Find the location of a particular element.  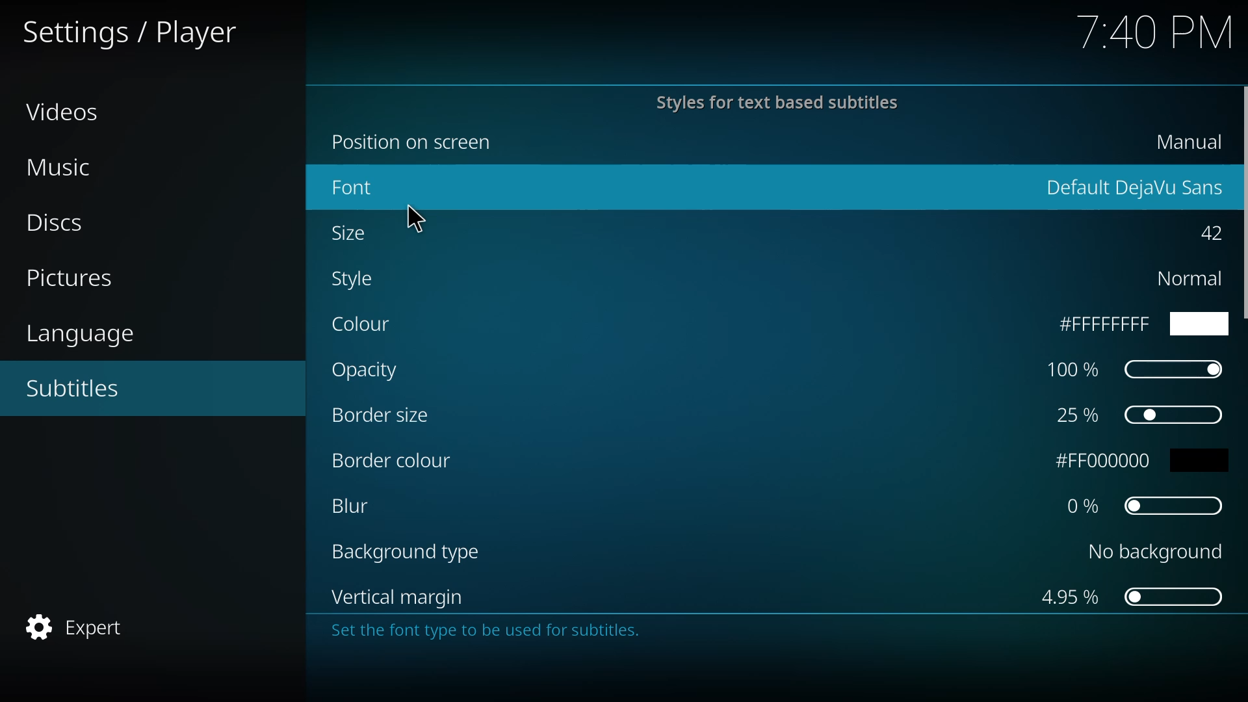

background type is located at coordinates (404, 552).